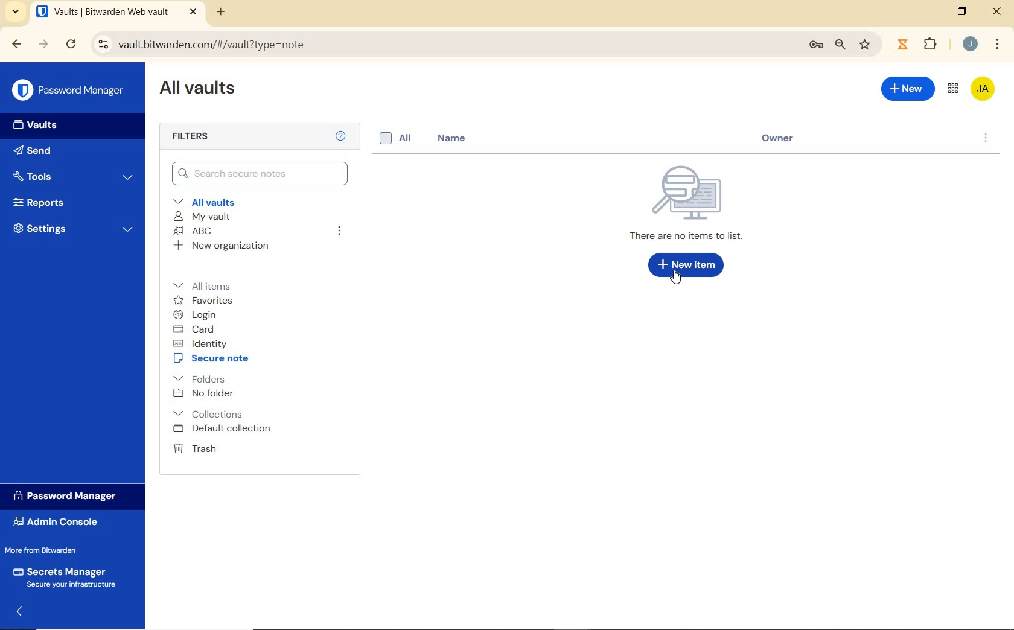 The width and height of the screenshot is (1014, 630). Describe the element at coordinates (116, 11) in the screenshot. I see `open tab` at that location.